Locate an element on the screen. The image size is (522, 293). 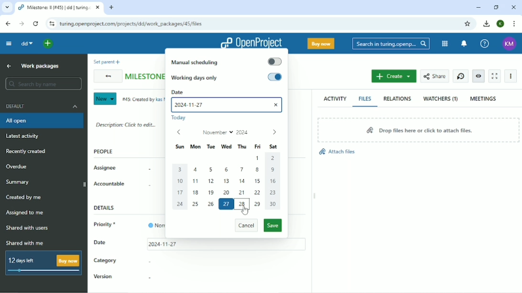
Assignee is located at coordinates (106, 168).